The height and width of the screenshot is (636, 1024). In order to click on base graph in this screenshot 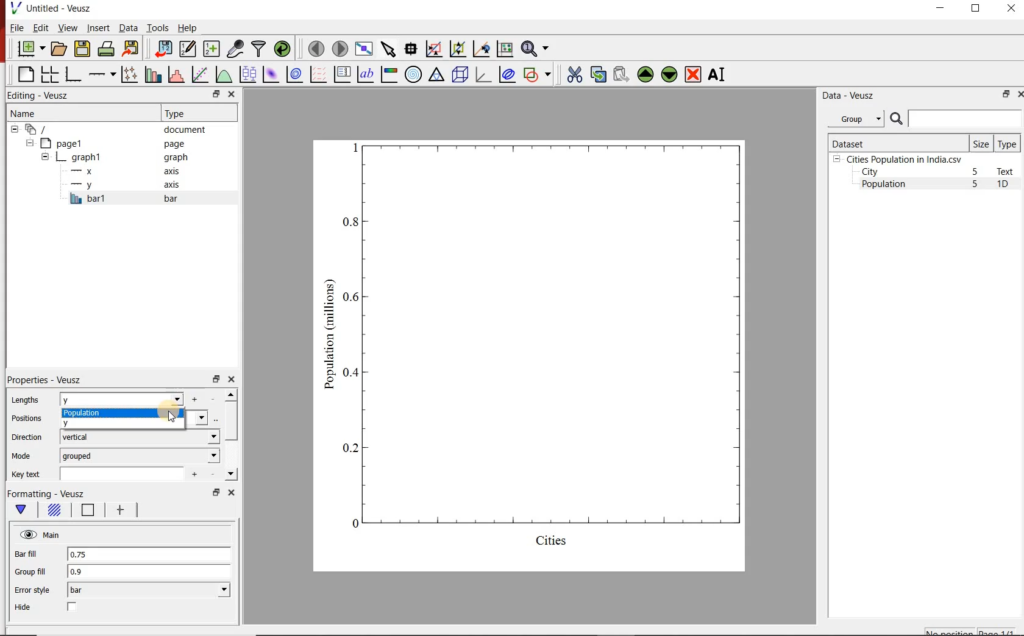, I will do `click(72, 74)`.